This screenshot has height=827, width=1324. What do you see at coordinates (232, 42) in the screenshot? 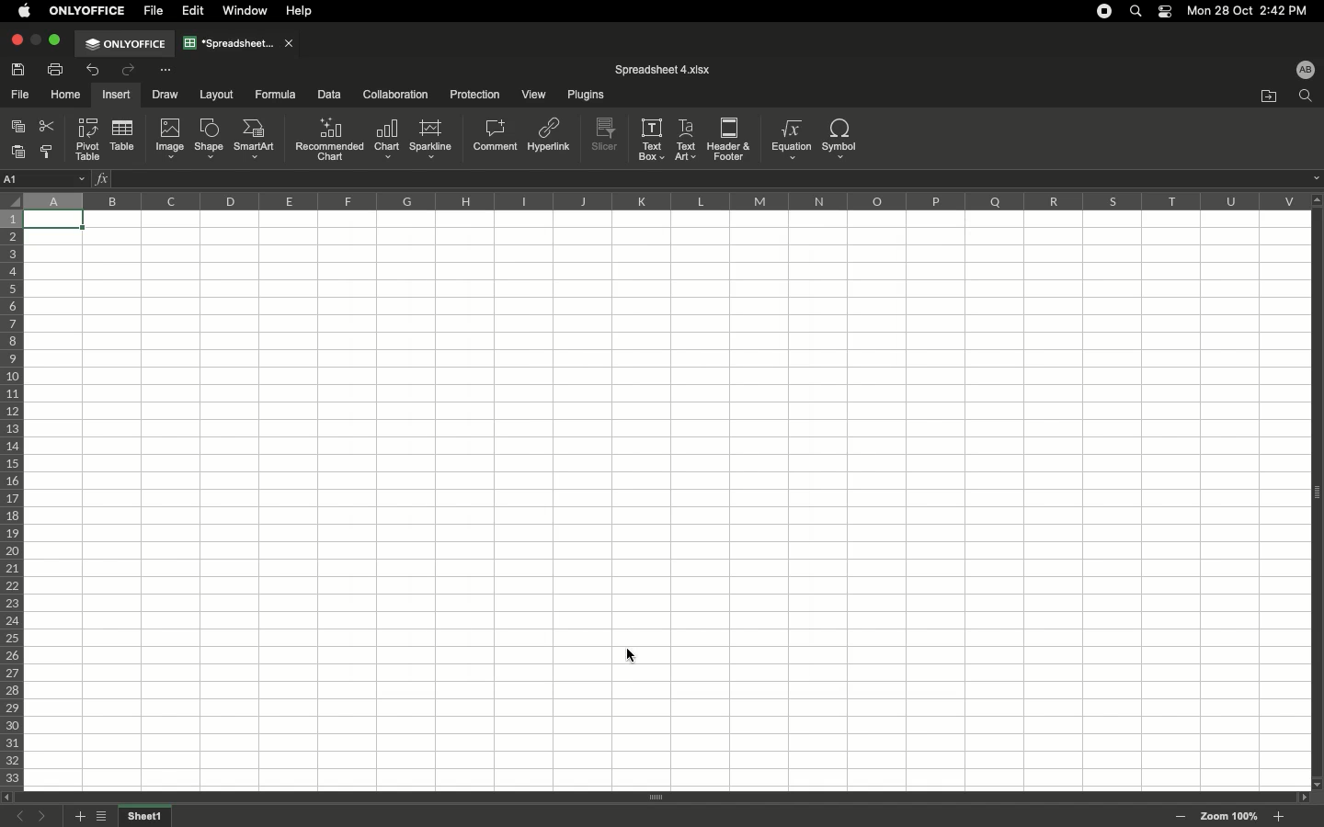
I see `Spreadsheet tab` at bounding box center [232, 42].